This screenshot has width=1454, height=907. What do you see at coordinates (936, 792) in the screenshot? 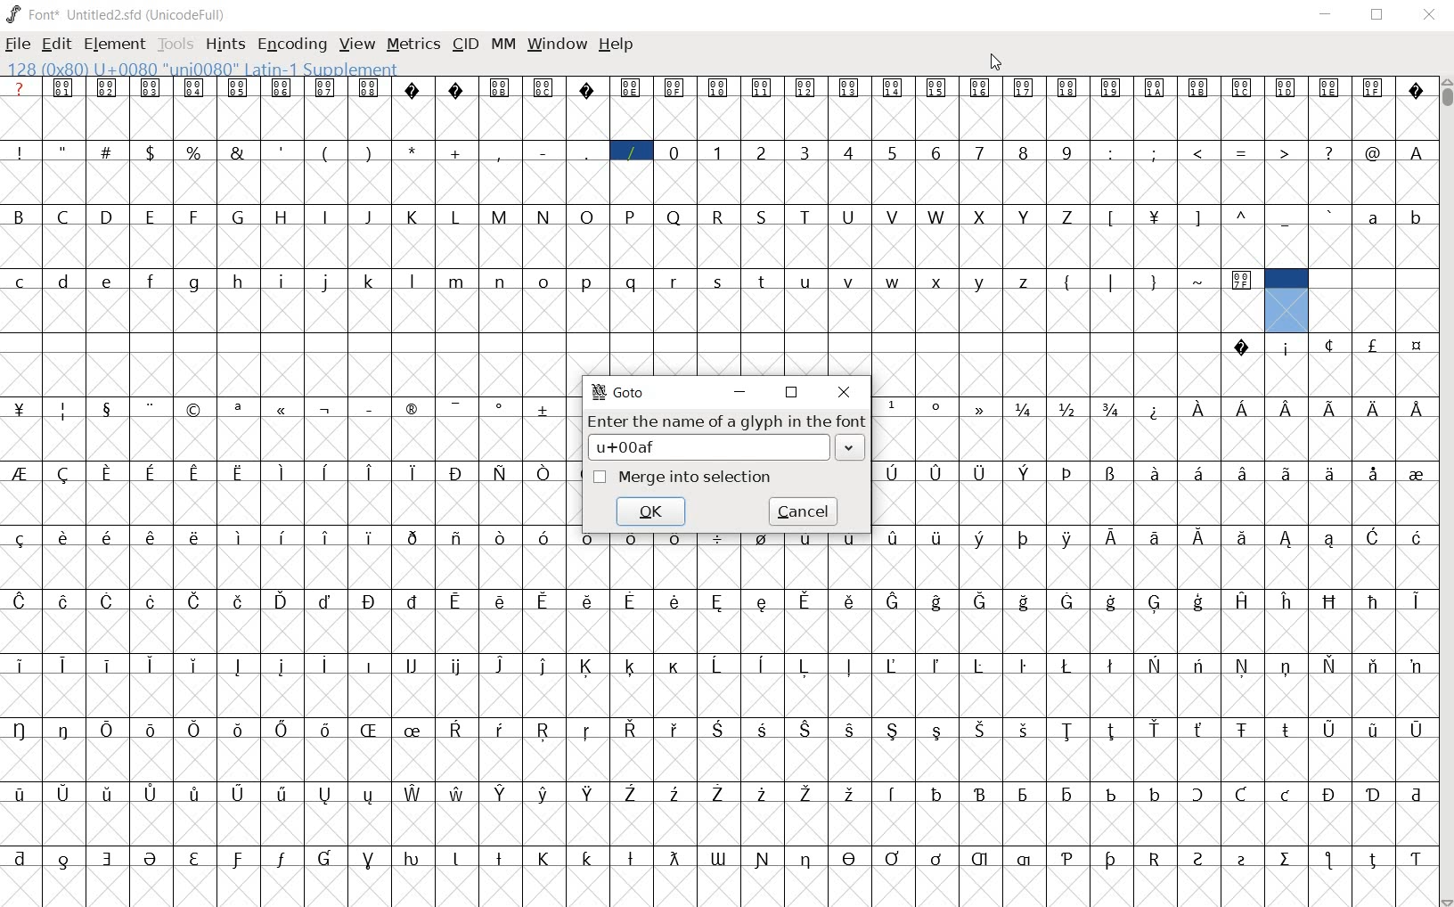
I see `Symbol` at bounding box center [936, 792].